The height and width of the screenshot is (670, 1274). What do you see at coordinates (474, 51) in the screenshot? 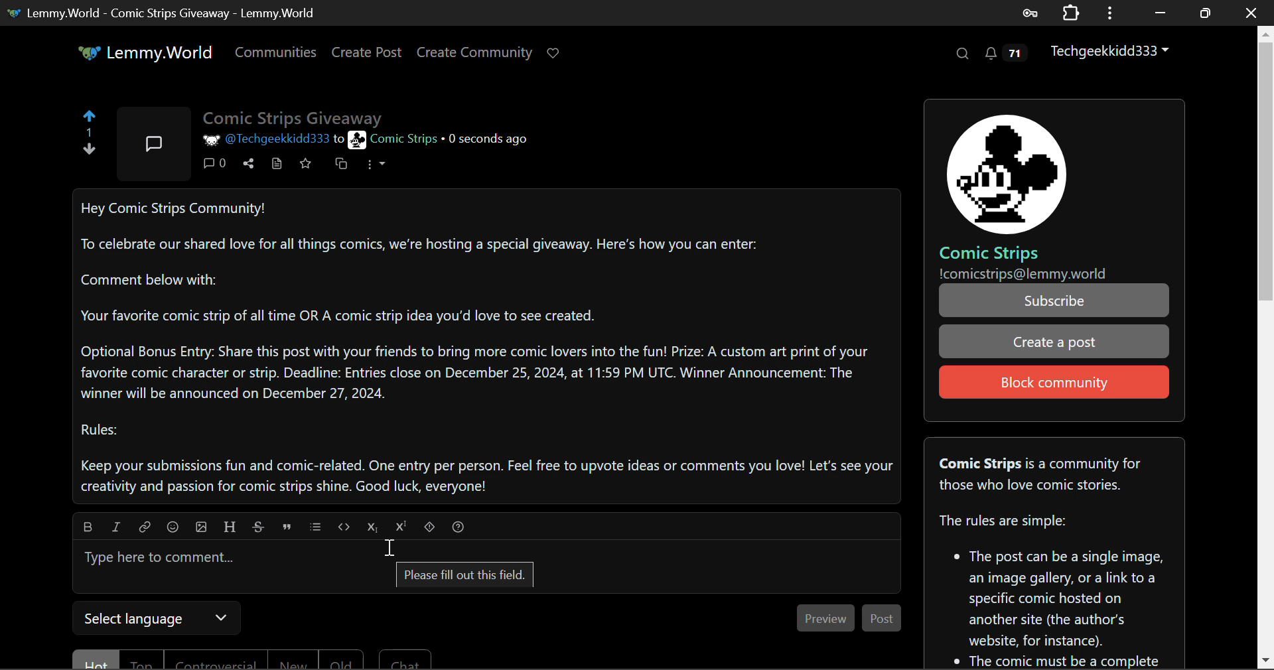
I see `Create Community` at bounding box center [474, 51].